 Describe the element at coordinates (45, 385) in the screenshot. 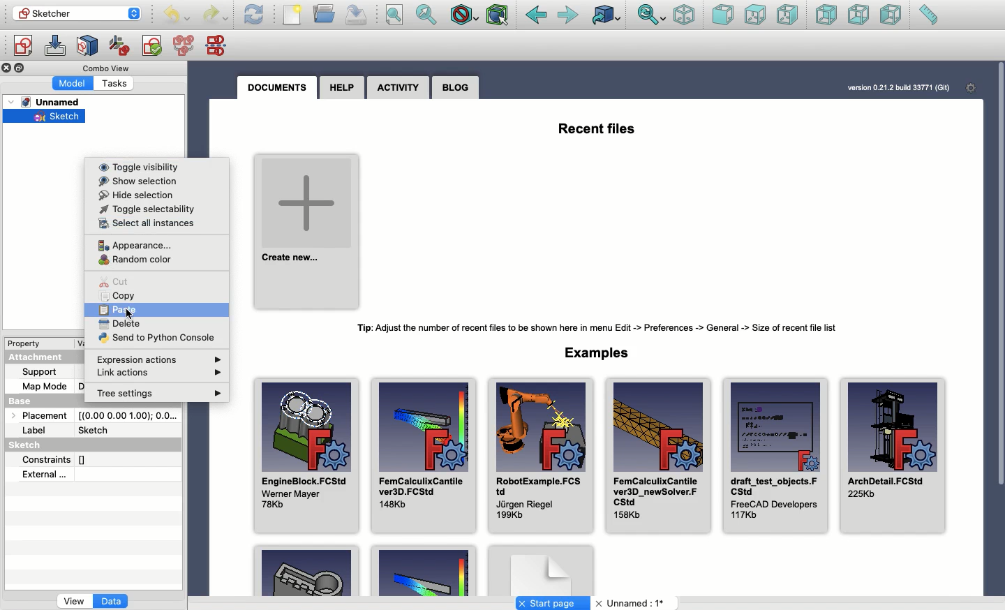

I see `Map mode` at that location.